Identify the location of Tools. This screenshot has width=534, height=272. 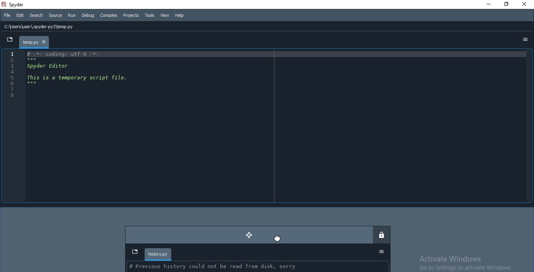
(148, 15).